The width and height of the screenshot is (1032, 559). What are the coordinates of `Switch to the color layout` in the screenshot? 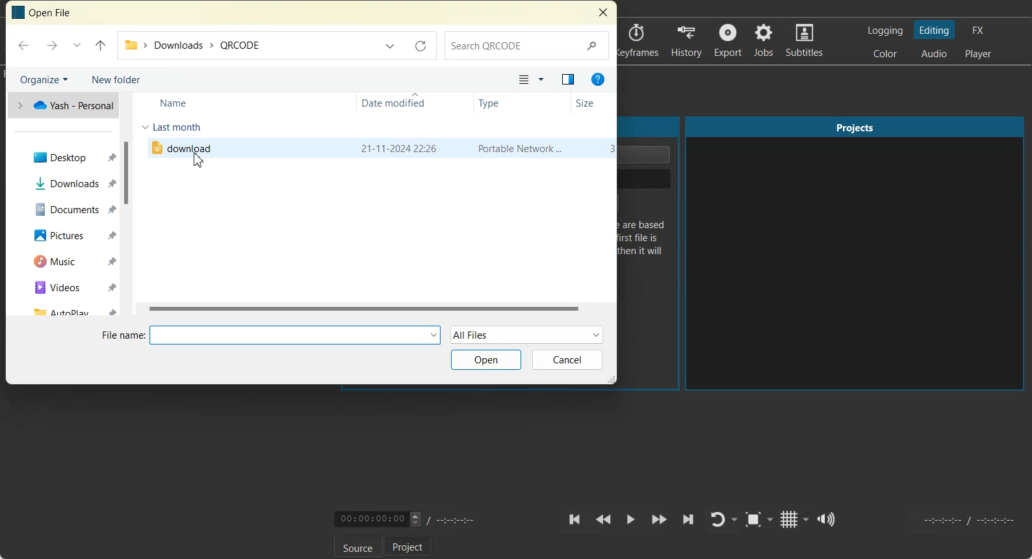 It's located at (886, 53).